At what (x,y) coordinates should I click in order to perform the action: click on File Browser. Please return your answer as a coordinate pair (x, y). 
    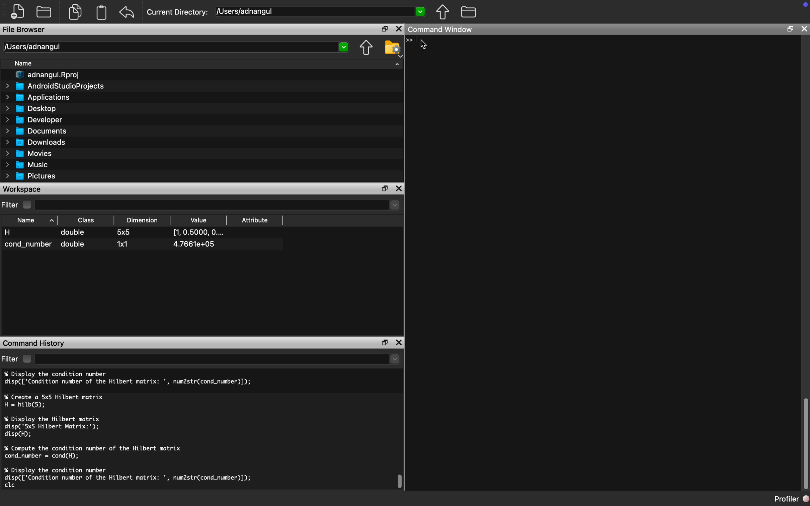
    Looking at the image, I should click on (25, 29).